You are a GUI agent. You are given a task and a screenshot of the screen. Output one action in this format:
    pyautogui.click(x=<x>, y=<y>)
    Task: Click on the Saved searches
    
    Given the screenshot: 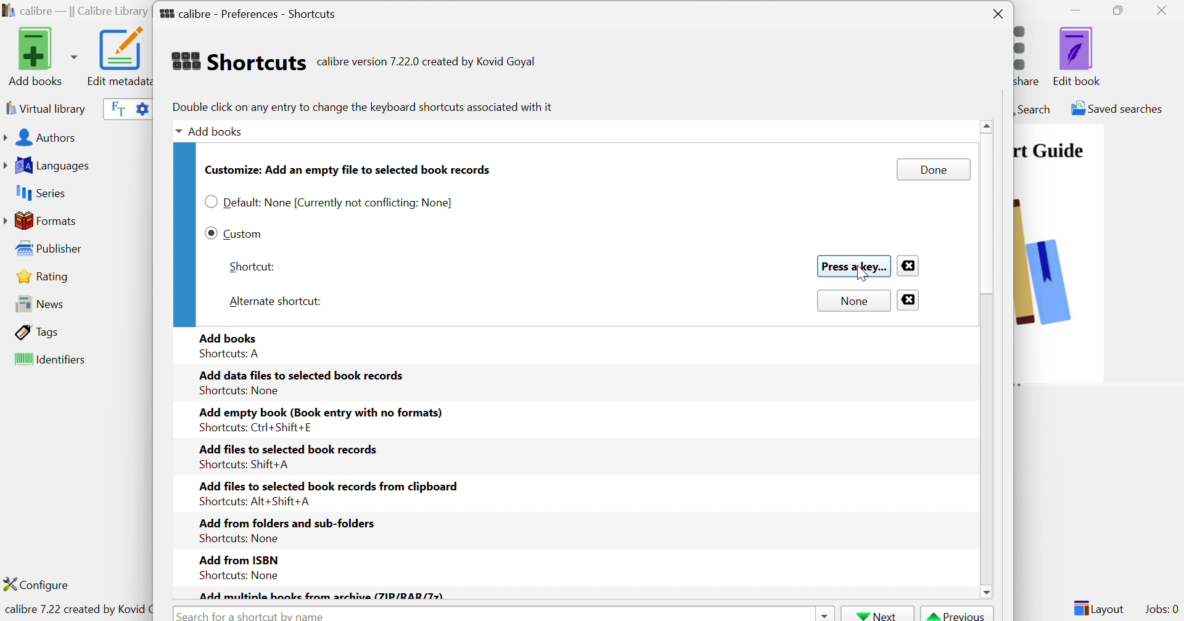 What is the action you would take?
    pyautogui.click(x=1116, y=108)
    